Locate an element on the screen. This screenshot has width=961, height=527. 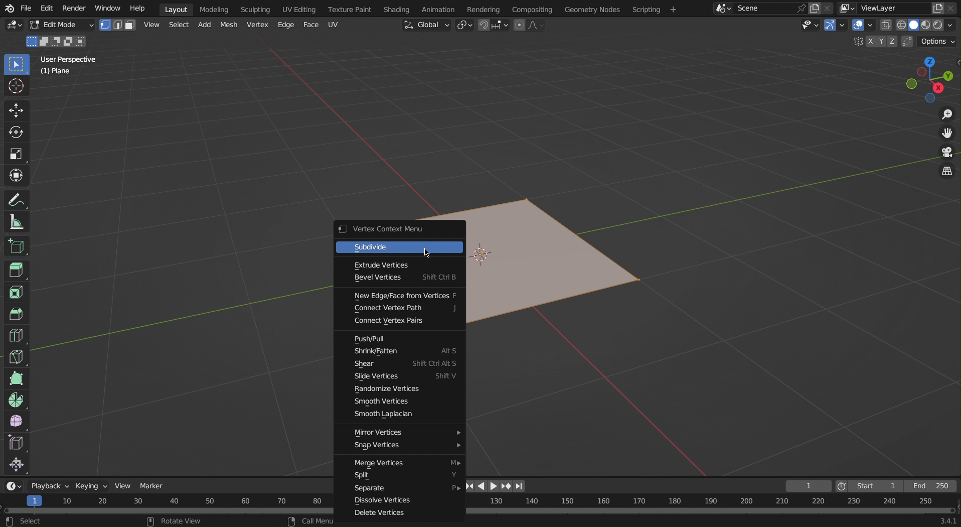
close is located at coordinates (953, 9).